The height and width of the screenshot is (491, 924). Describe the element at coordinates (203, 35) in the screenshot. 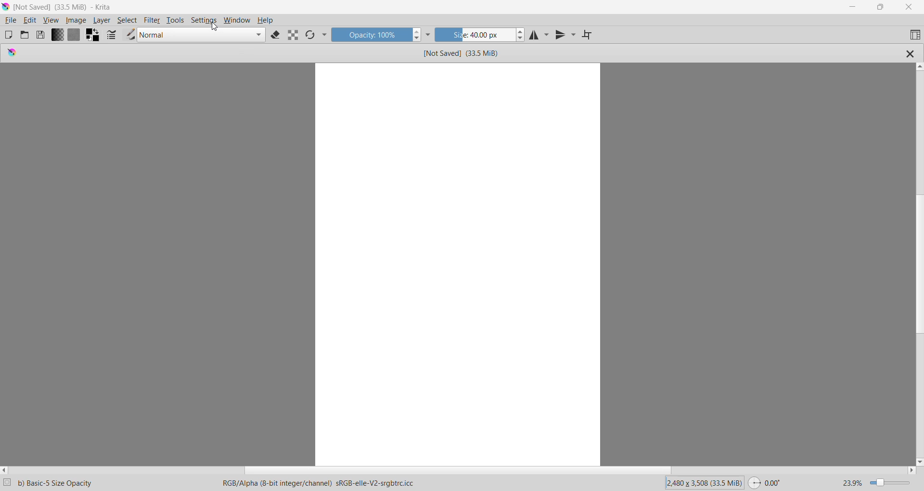

I see `Blending Mode` at that location.